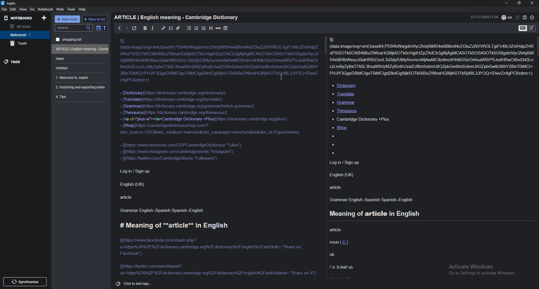 The width and height of the screenshot is (539, 289). I want to click on numbered list, so click(197, 28).